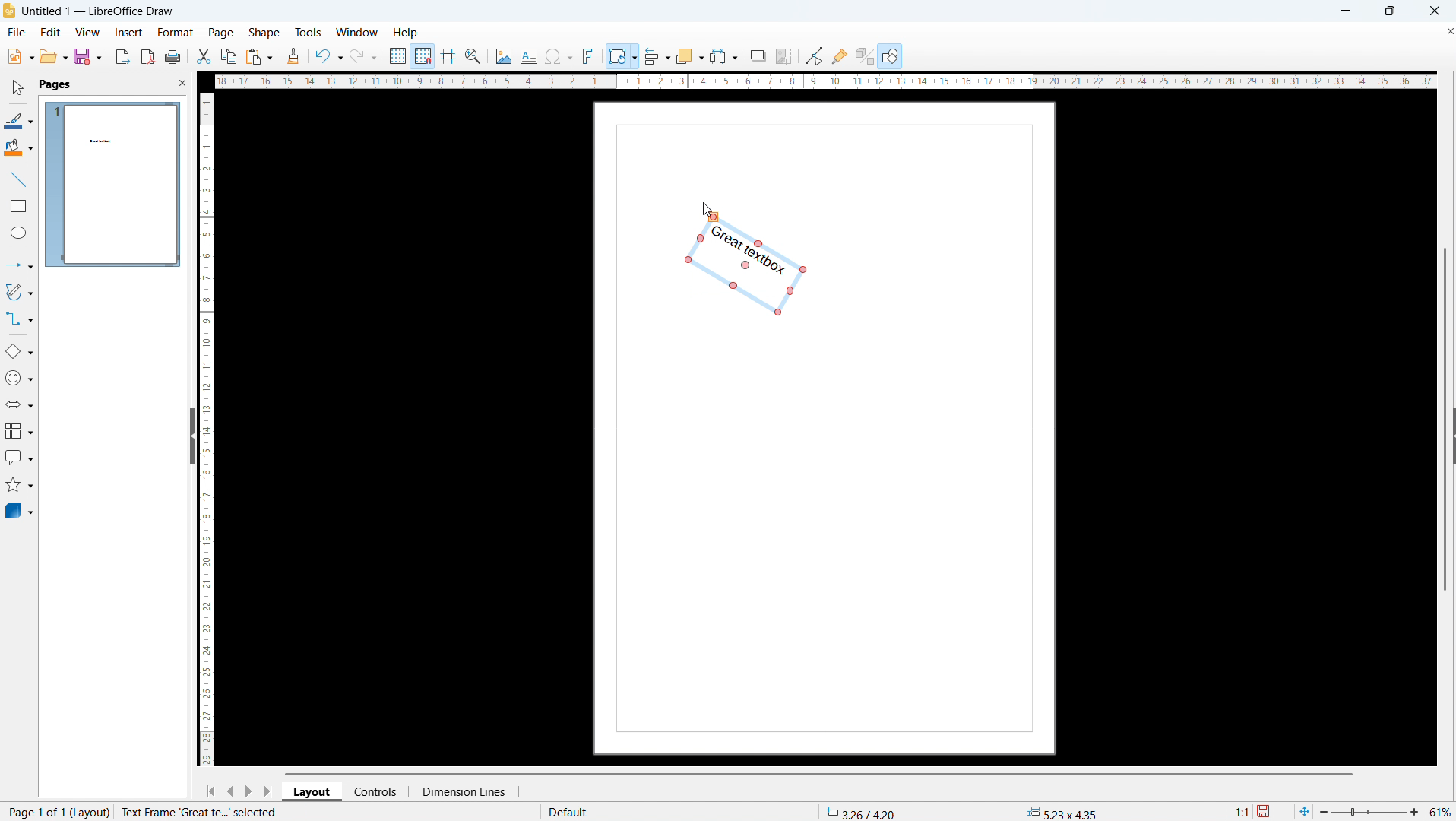  Describe the element at coordinates (182, 82) in the screenshot. I see `close pane` at that location.